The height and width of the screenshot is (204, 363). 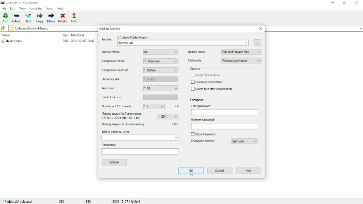 I want to click on Parameters, so click(x=140, y=150).